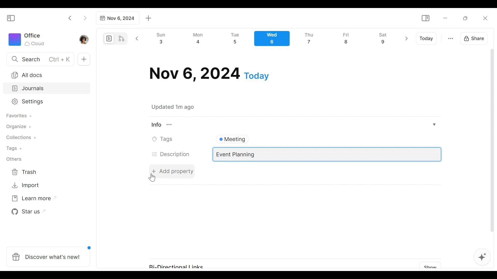 Image resolution: width=497 pixels, height=279 pixels. I want to click on Journals, so click(47, 89).